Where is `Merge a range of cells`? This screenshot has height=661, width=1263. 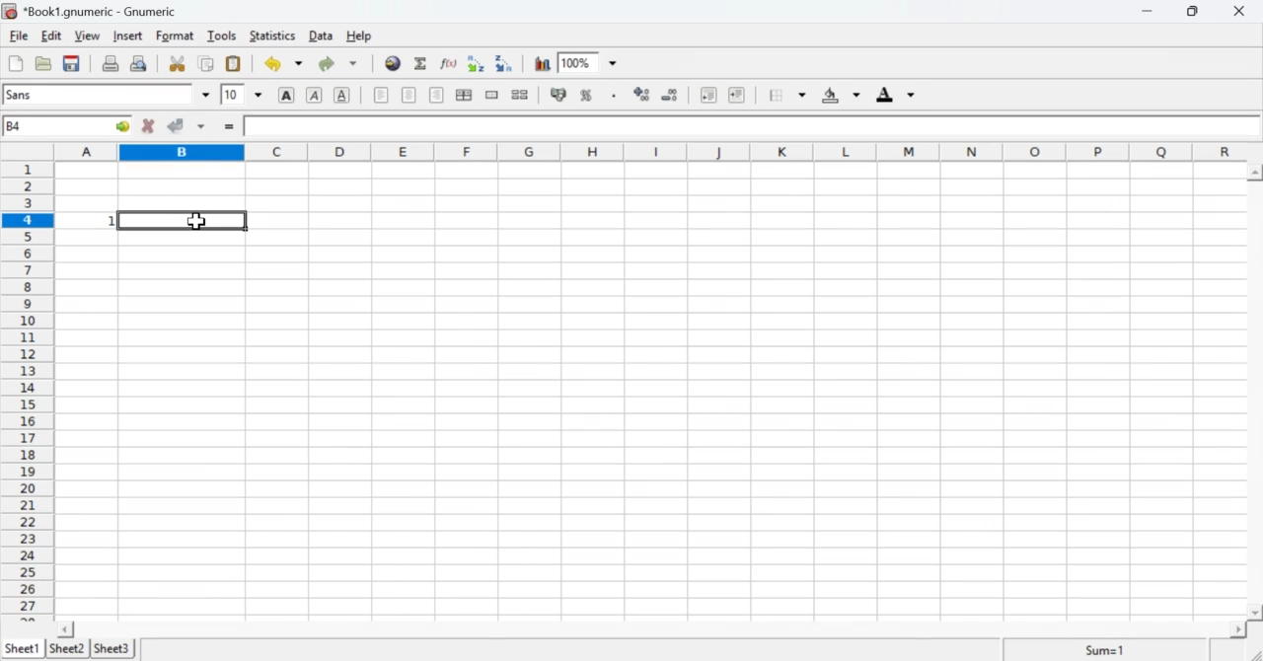 Merge a range of cells is located at coordinates (491, 95).